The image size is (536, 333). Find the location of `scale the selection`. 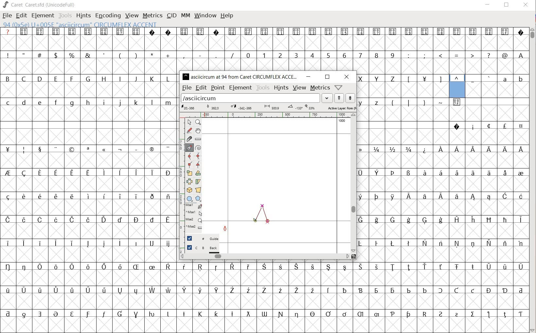

scale the selection is located at coordinates (189, 173).